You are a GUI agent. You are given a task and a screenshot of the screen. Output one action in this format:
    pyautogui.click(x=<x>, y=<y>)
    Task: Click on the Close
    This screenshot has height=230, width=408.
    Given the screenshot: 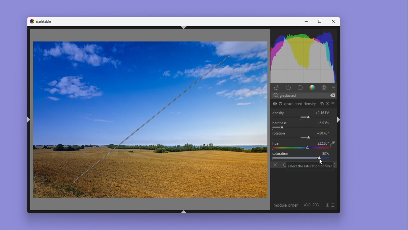 What is the action you would take?
    pyautogui.click(x=332, y=21)
    